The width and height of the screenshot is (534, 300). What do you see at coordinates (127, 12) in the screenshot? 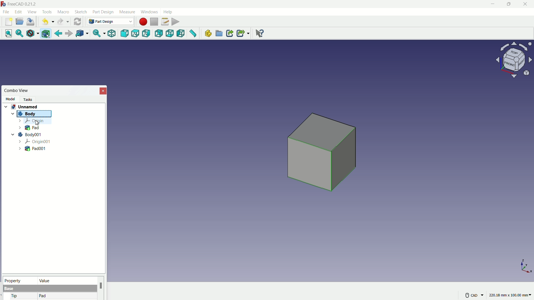
I see `measure` at bounding box center [127, 12].